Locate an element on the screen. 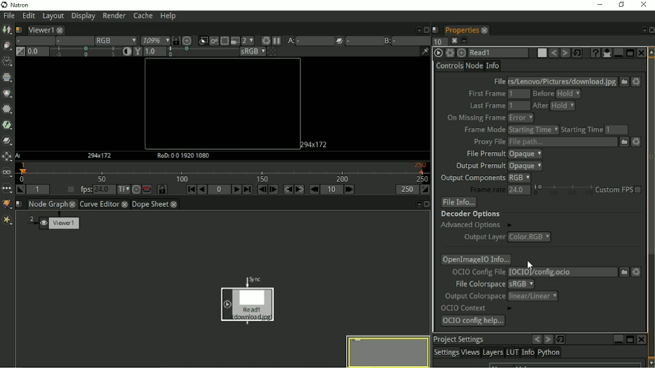 Image resolution: width=655 pixels, height=368 pixels. Frame mode is located at coordinates (510, 130).